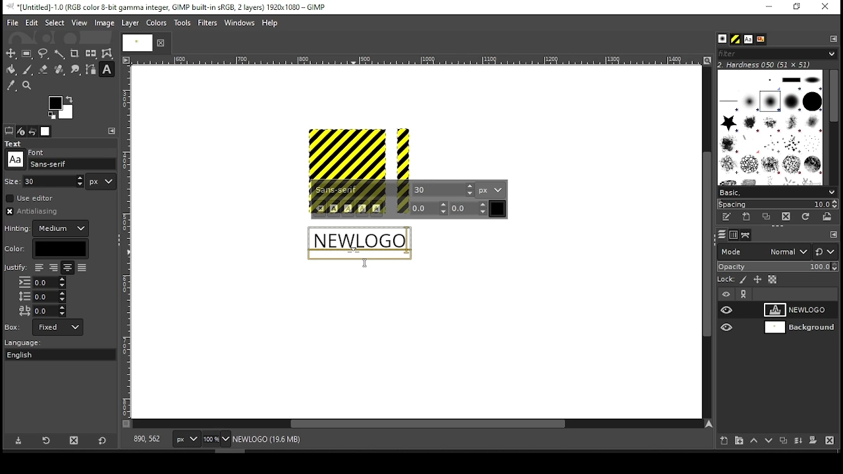 Image resolution: width=843 pixels, height=474 pixels. What do you see at coordinates (58, 327) in the screenshot?
I see `box ` at bounding box center [58, 327].